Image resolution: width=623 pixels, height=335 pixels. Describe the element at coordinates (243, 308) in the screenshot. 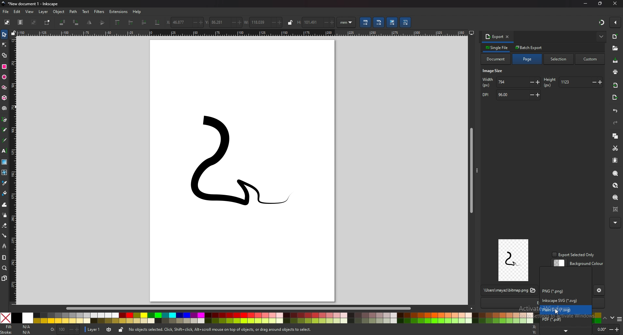

I see `scroll bar` at that location.